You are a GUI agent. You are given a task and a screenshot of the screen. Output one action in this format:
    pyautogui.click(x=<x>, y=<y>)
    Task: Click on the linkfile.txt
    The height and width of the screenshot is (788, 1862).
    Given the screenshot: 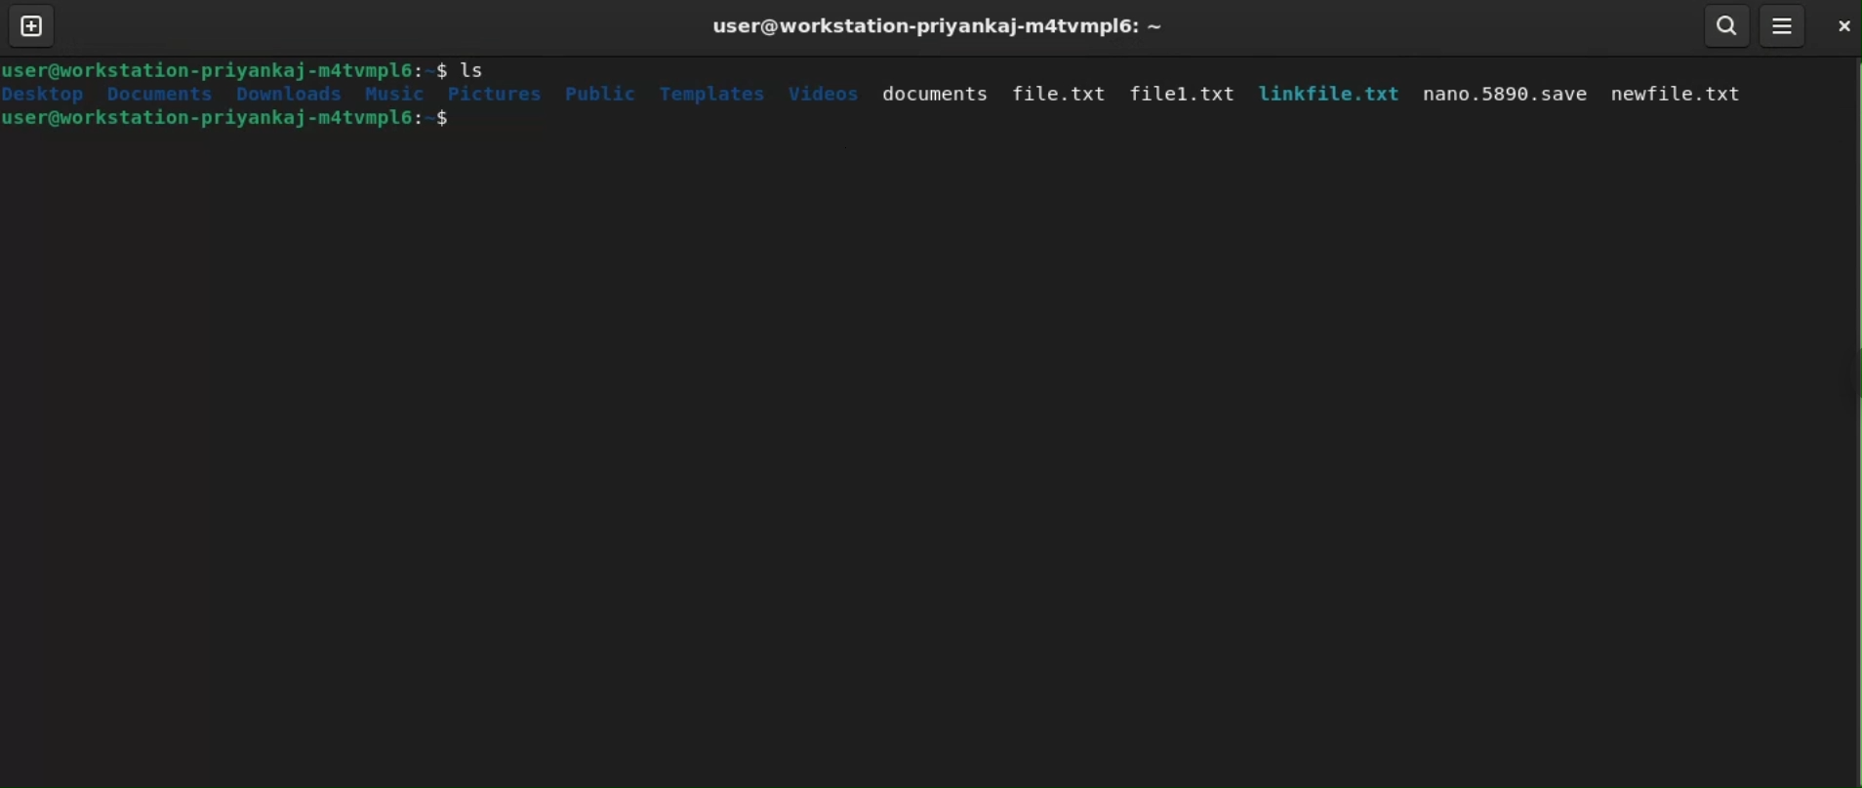 What is the action you would take?
    pyautogui.click(x=1325, y=94)
    